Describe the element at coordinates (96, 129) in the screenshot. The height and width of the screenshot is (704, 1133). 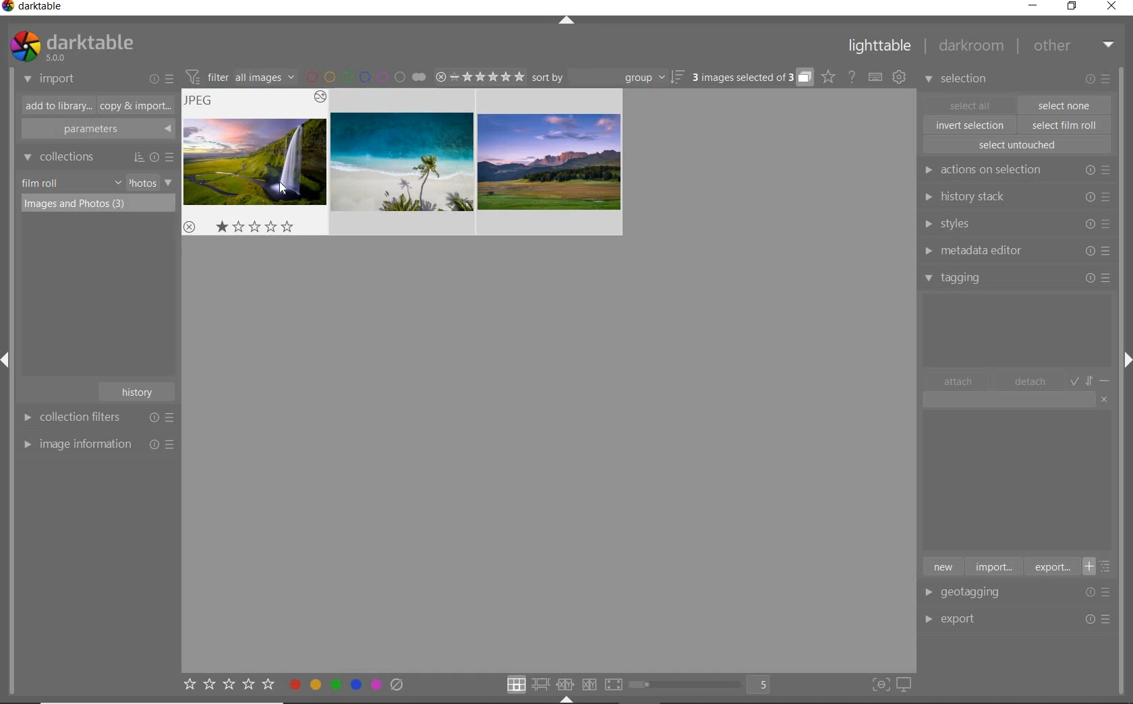
I see `parameters` at that location.